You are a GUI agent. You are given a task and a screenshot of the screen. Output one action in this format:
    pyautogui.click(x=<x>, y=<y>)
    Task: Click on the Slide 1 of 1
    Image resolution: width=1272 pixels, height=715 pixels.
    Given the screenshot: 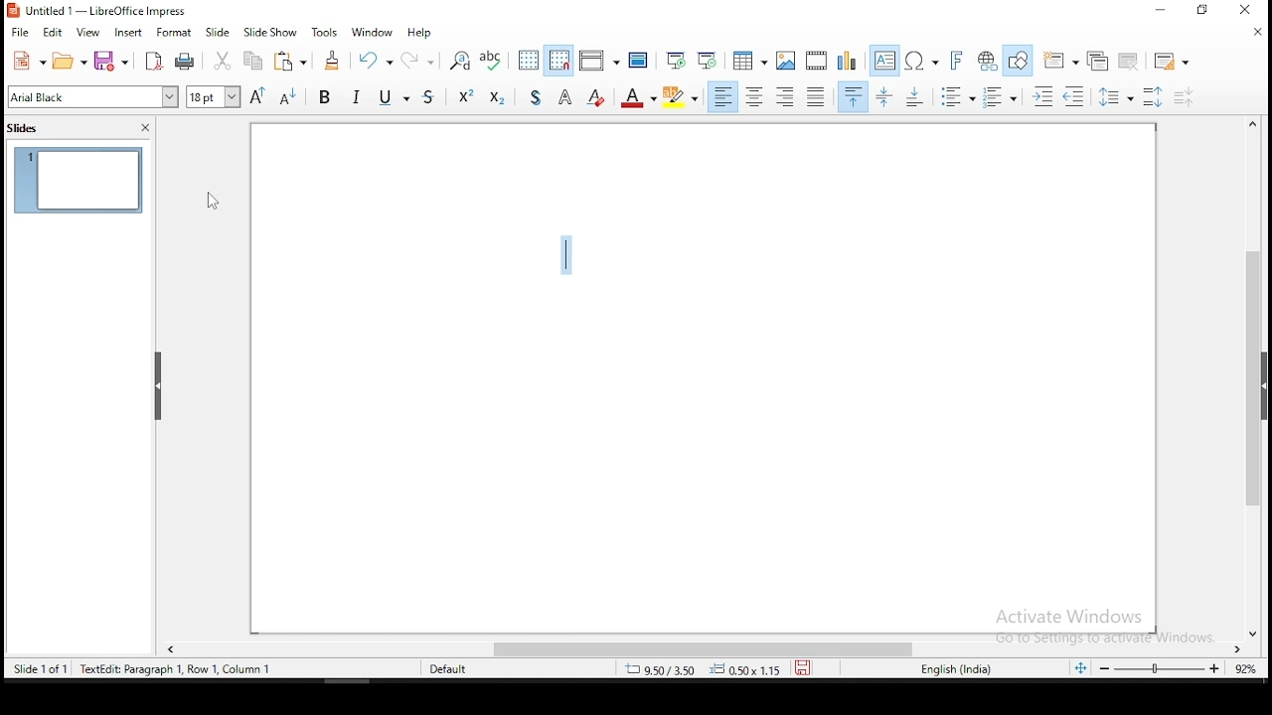 What is the action you would take?
    pyautogui.click(x=137, y=667)
    